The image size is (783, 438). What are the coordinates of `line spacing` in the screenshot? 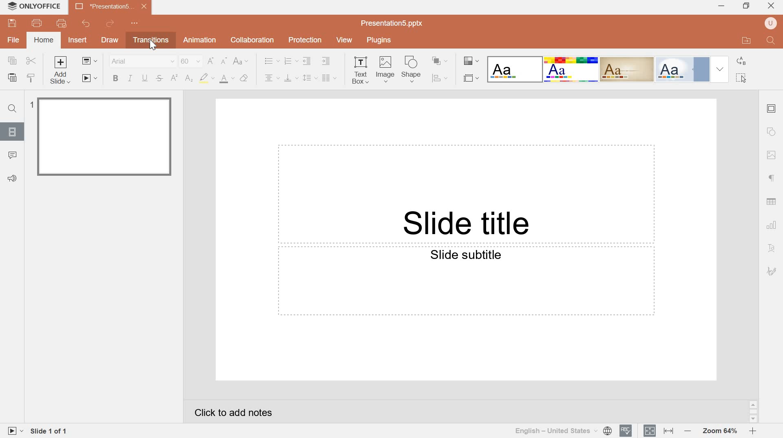 It's located at (311, 77).